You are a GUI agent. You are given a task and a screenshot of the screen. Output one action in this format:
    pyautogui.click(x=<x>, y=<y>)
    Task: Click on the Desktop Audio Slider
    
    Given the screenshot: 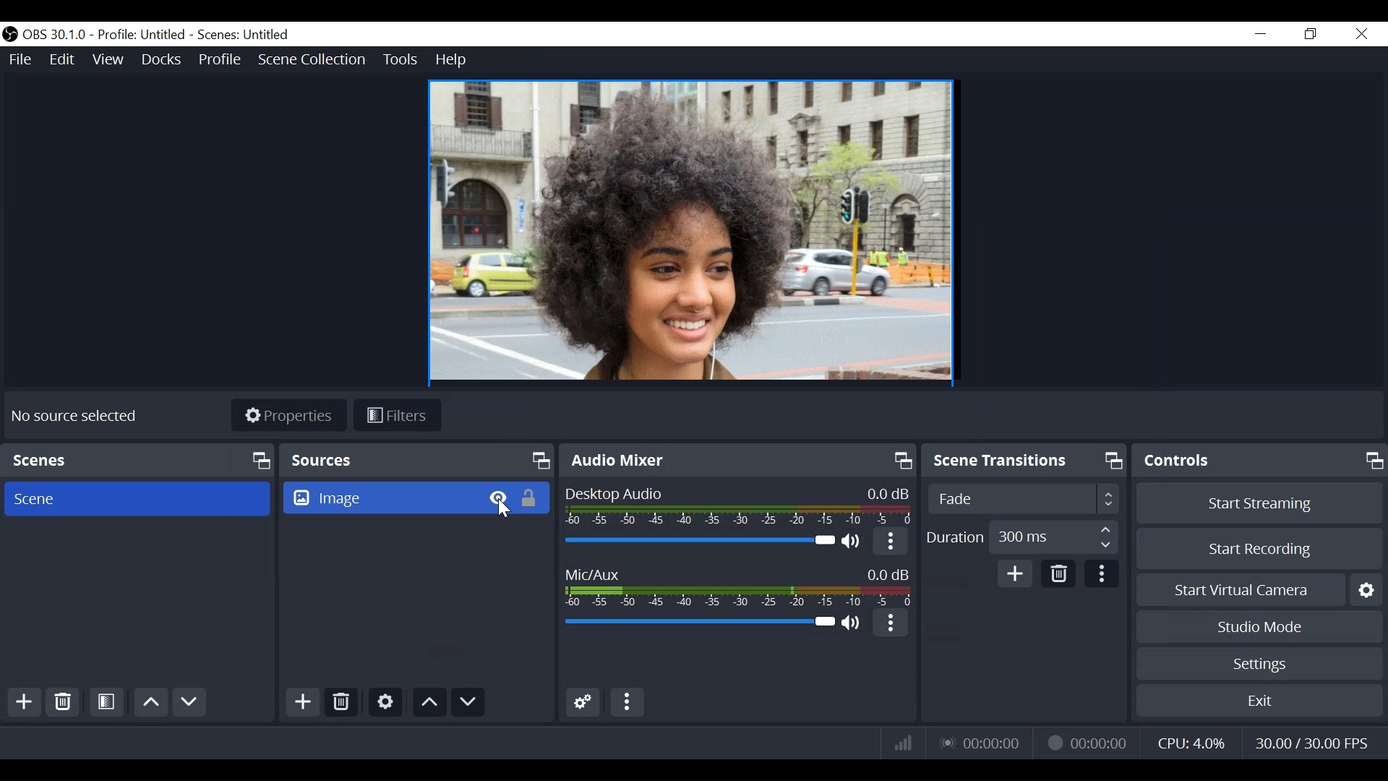 What is the action you would take?
    pyautogui.click(x=698, y=539)
    